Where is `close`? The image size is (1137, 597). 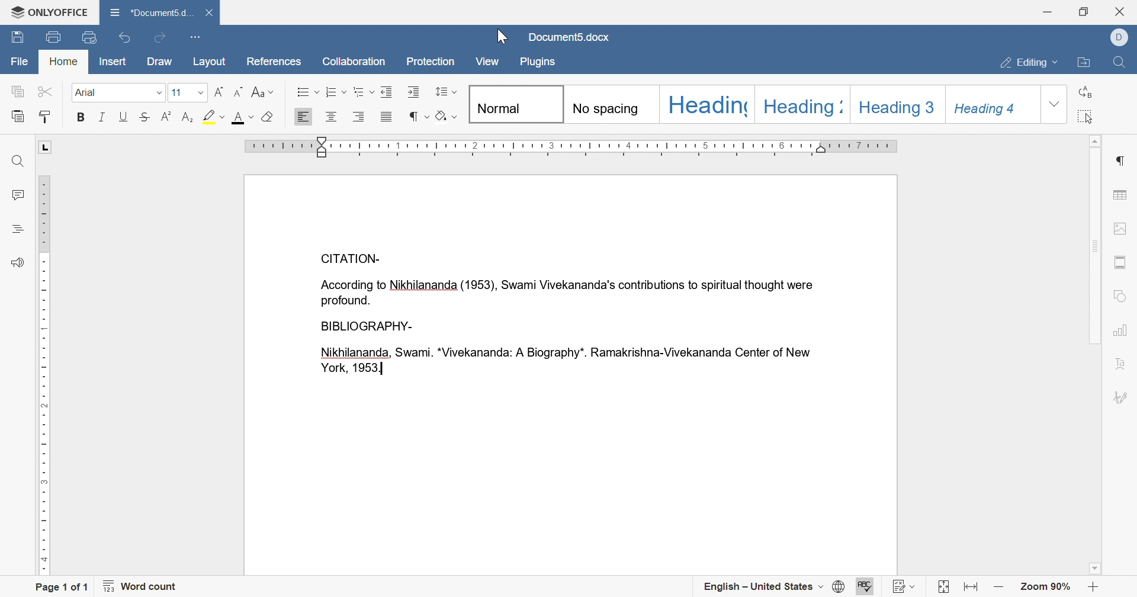
close is located at coordinates (209, 14).